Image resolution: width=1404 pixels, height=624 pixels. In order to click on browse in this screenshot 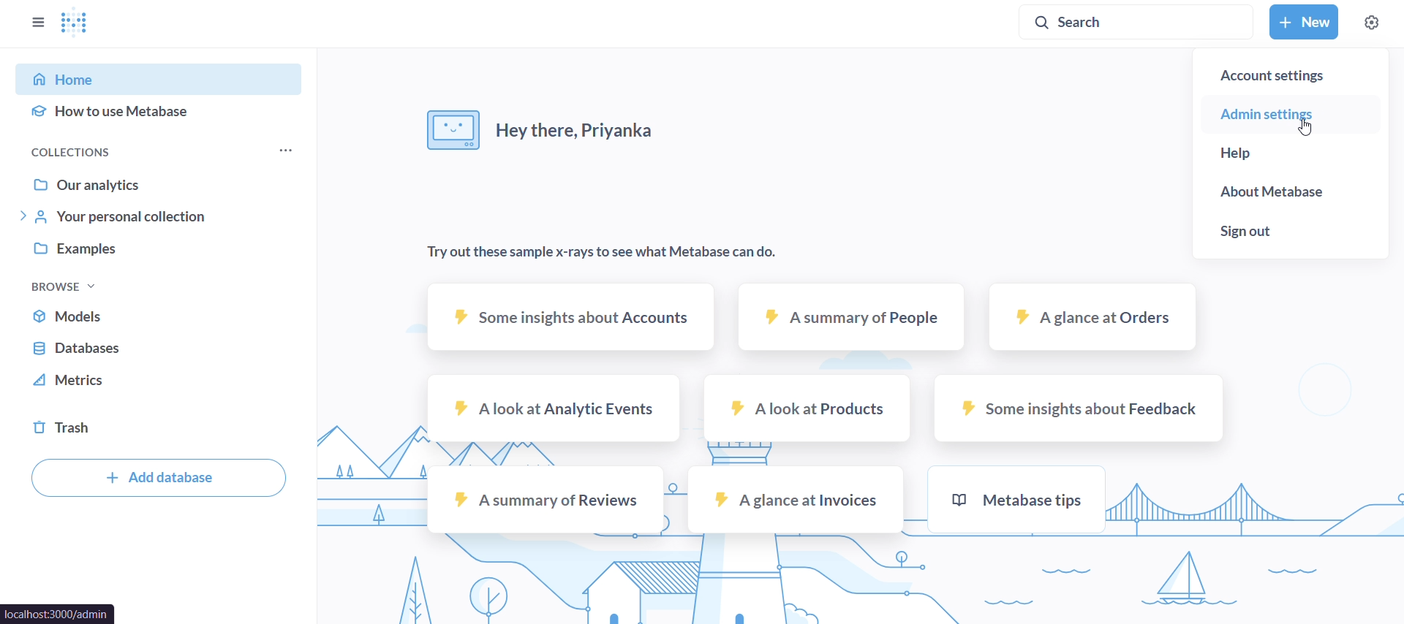, I will do `click(63, 285)`.